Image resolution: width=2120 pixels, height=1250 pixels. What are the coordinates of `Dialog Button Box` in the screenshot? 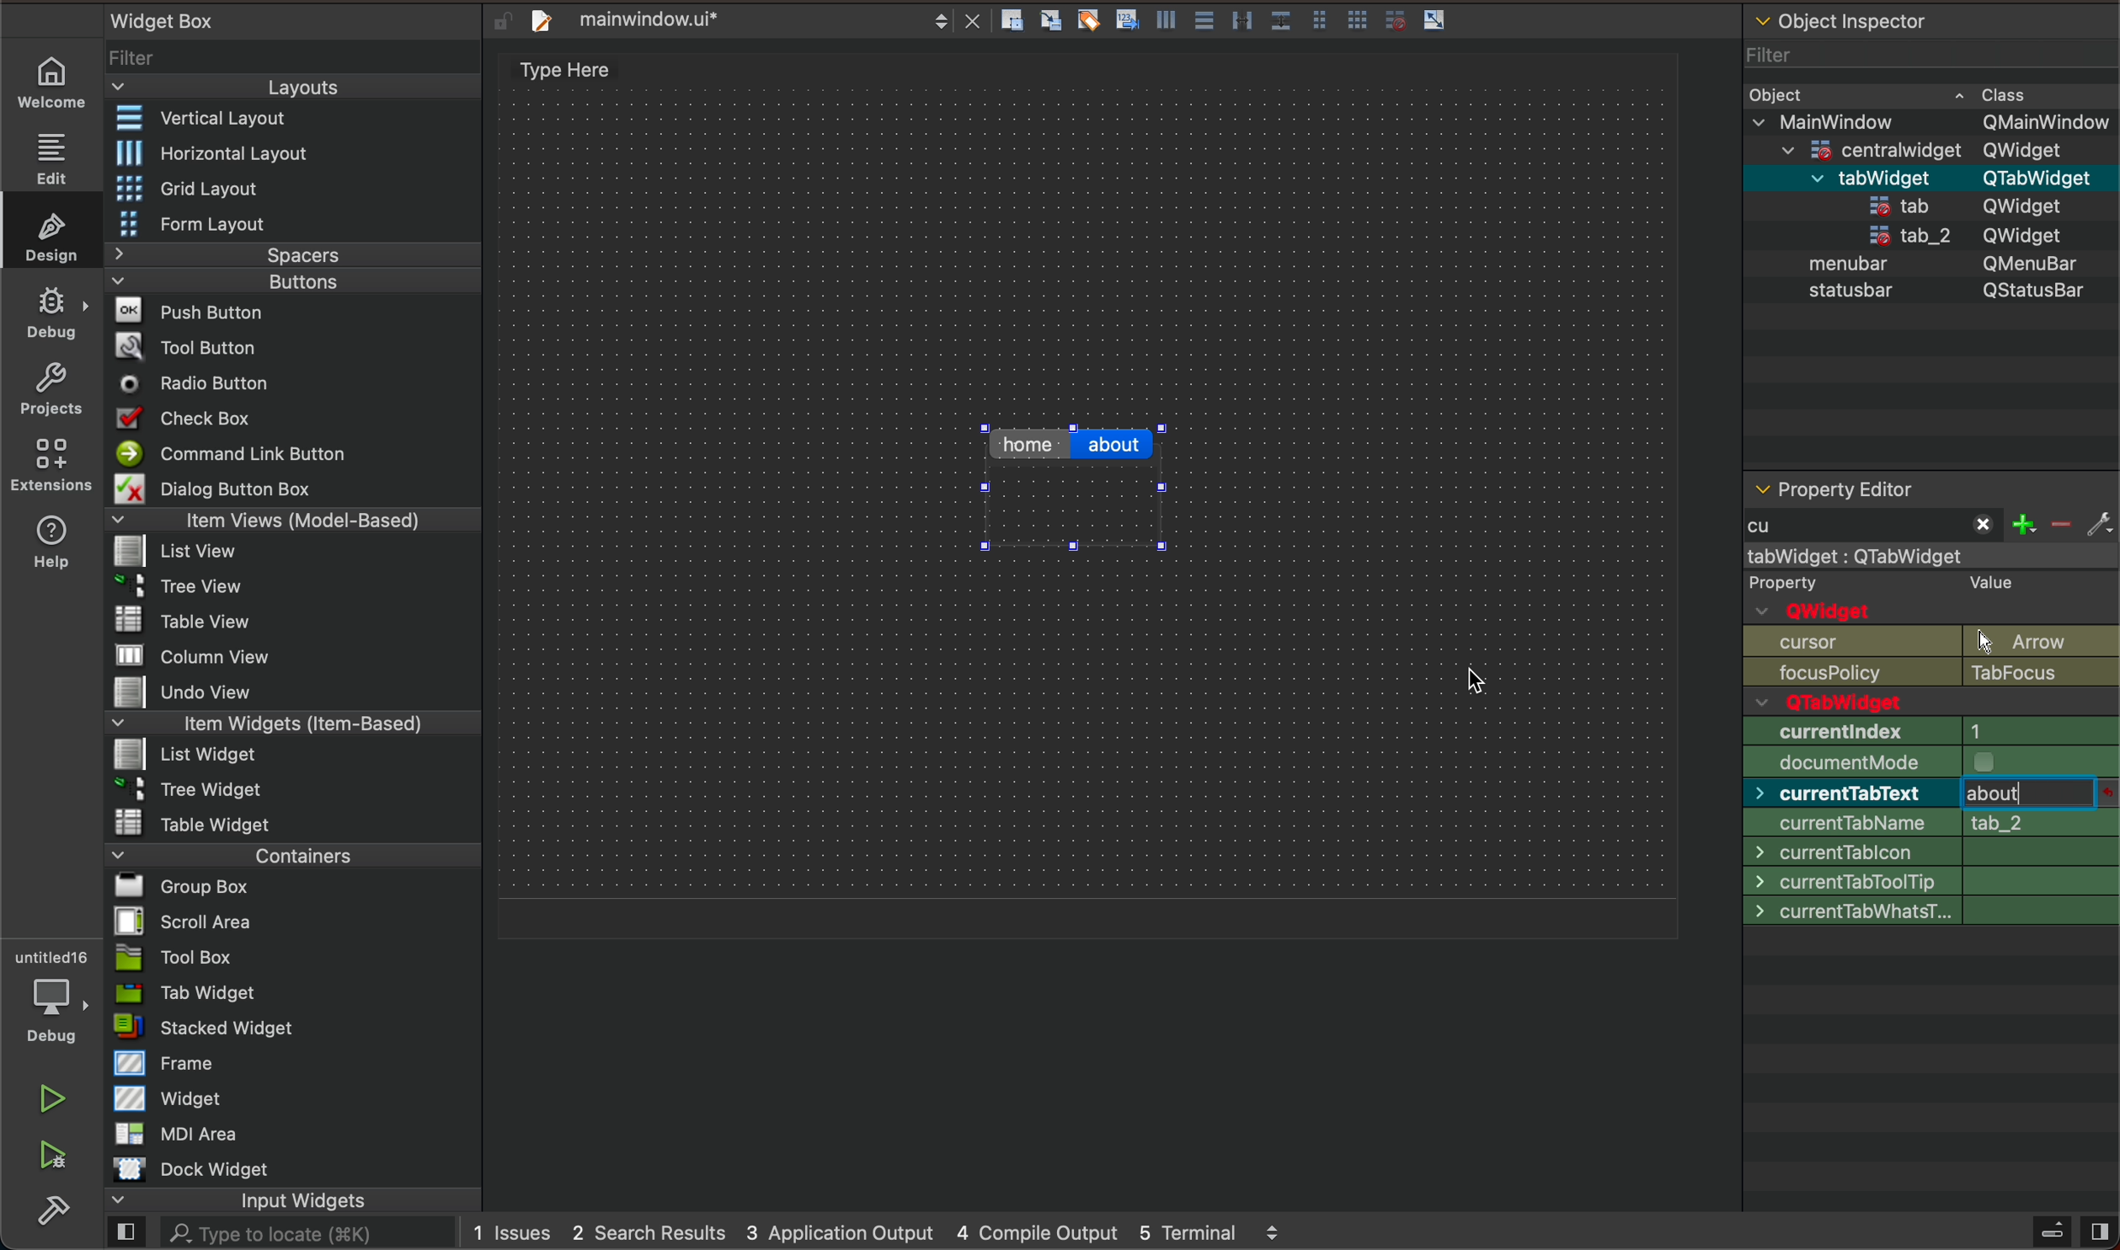 It's located at (206, 487).